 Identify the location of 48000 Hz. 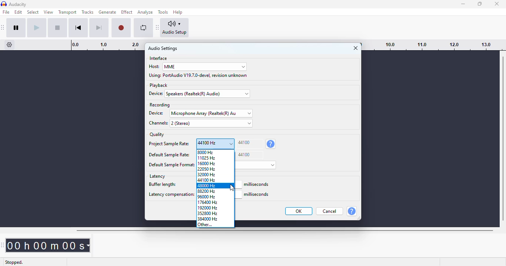
(215, 186).